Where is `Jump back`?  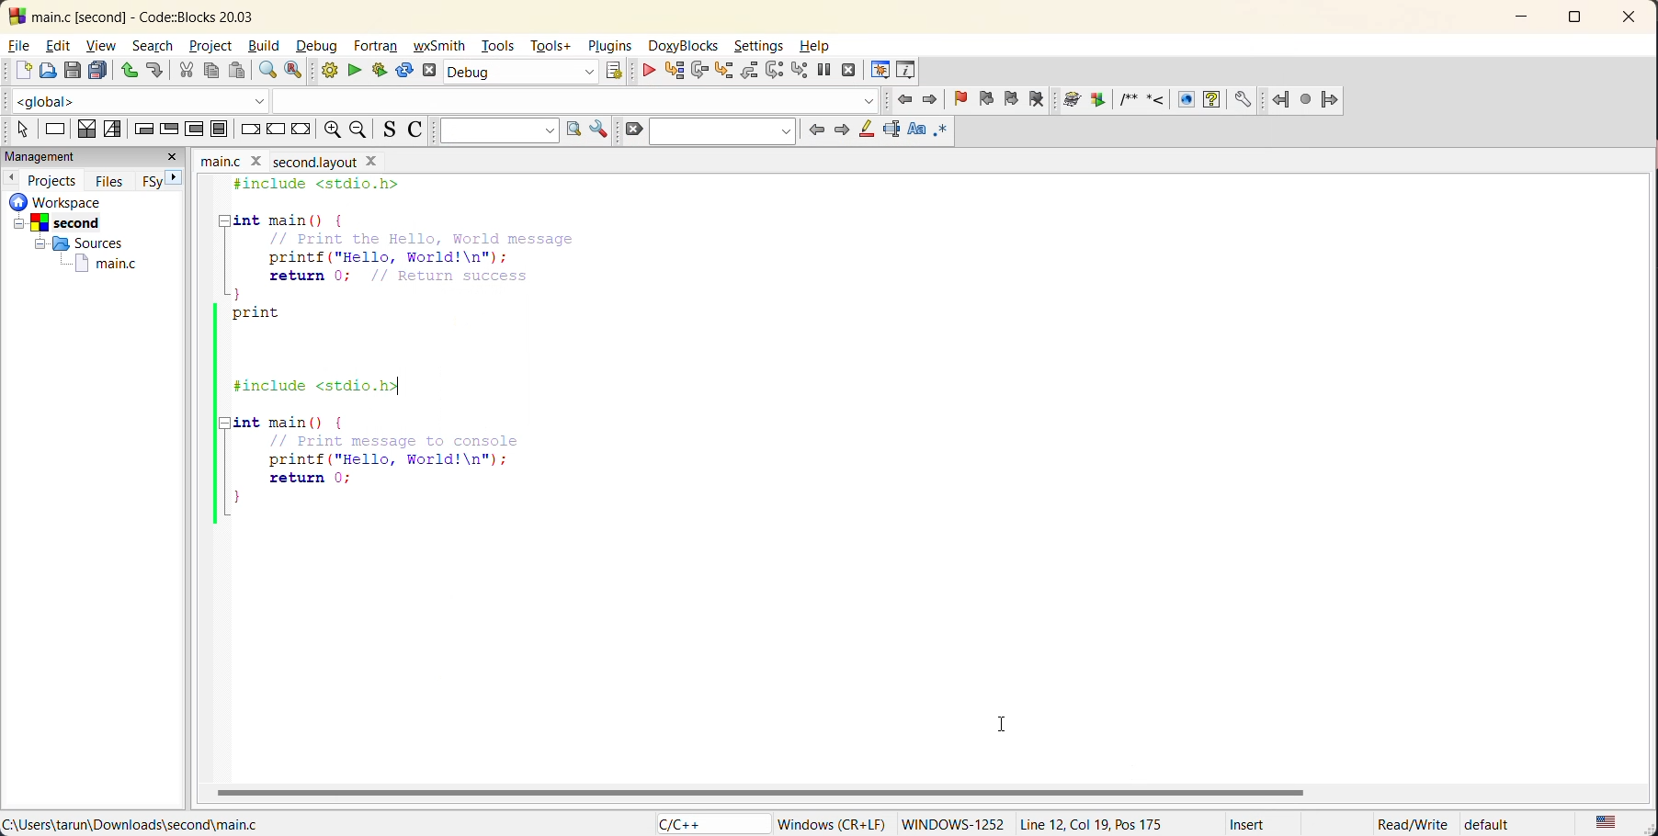
Jump back is located at coordinates (1278, 101).